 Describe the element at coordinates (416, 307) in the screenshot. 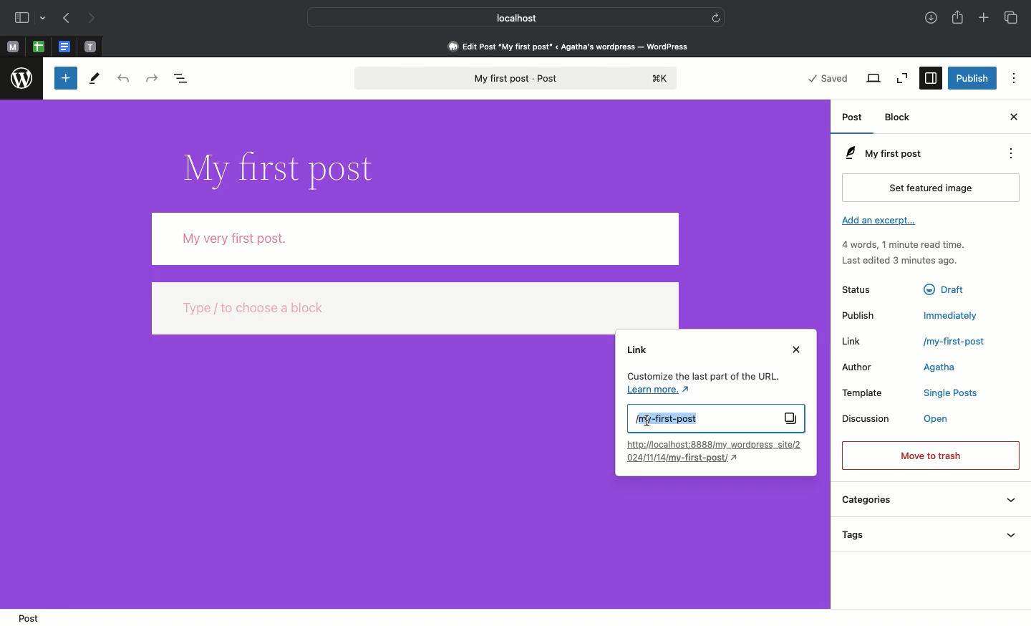

I see `type / to choose a block` at that location.